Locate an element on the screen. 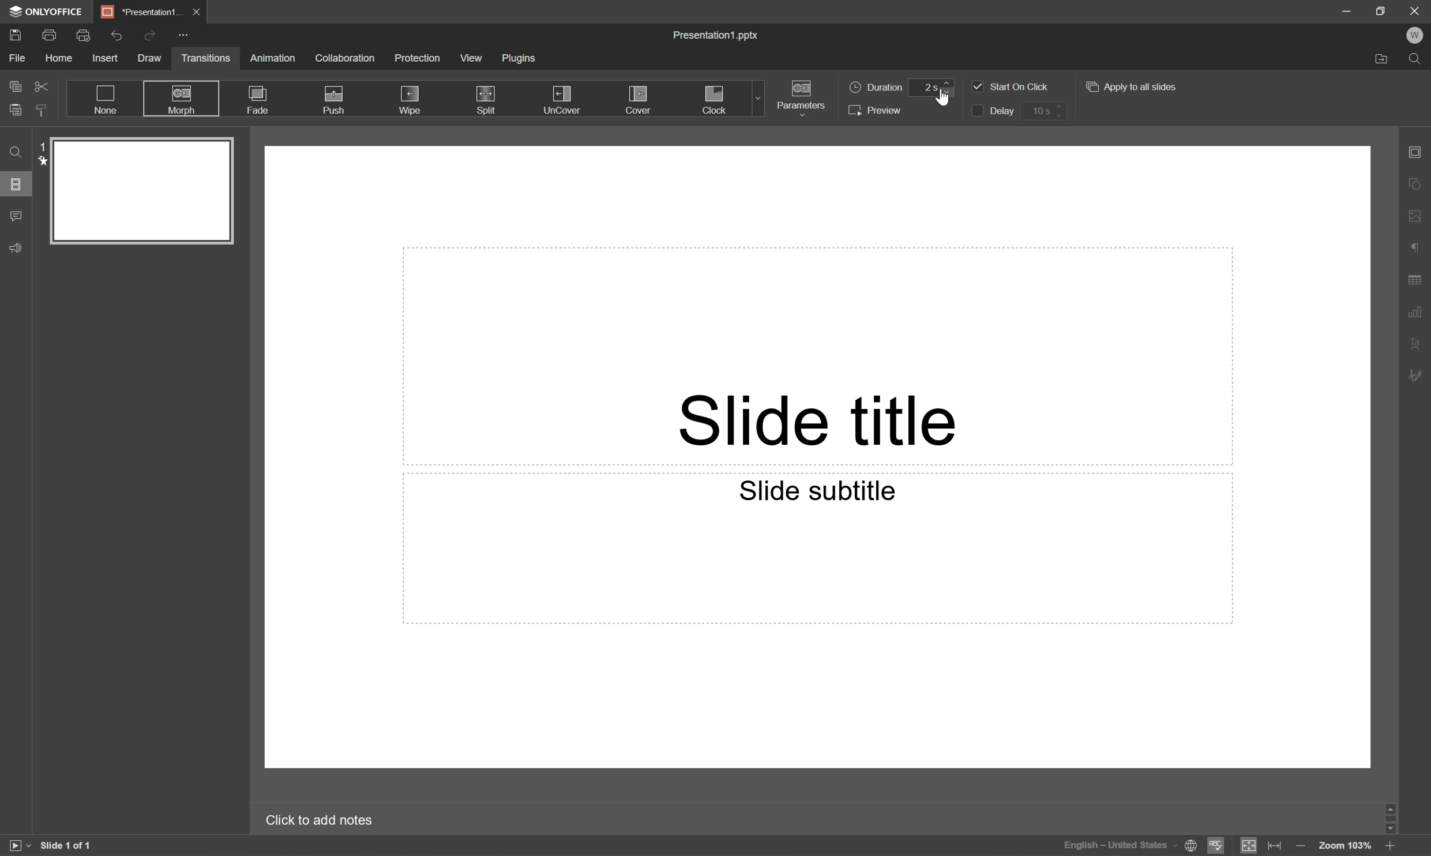 The image size is (1431, 856). Home is located at coordinates (61, 59).